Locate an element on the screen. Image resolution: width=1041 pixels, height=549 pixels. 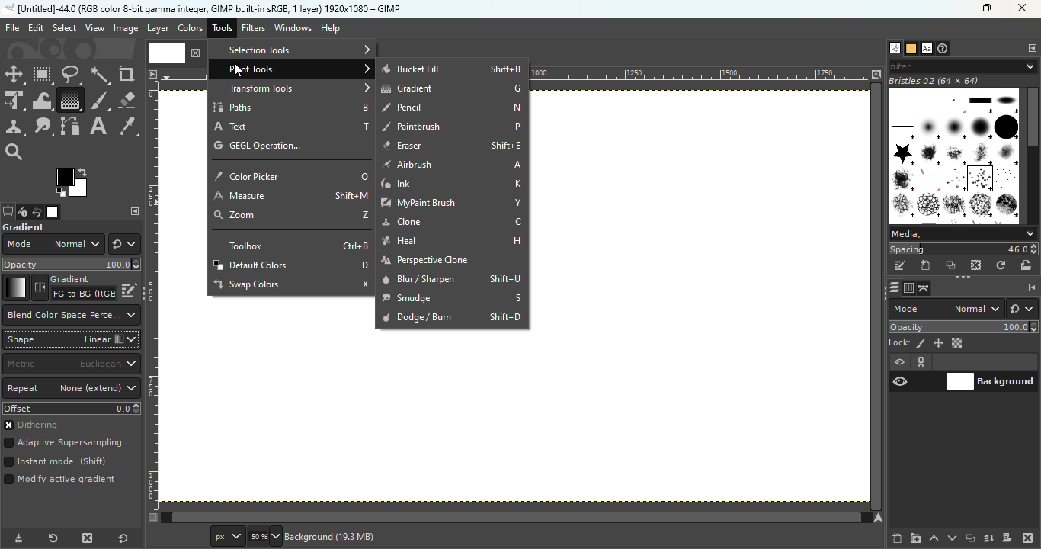
Open the image dialog is located at coordinates (51, 212).